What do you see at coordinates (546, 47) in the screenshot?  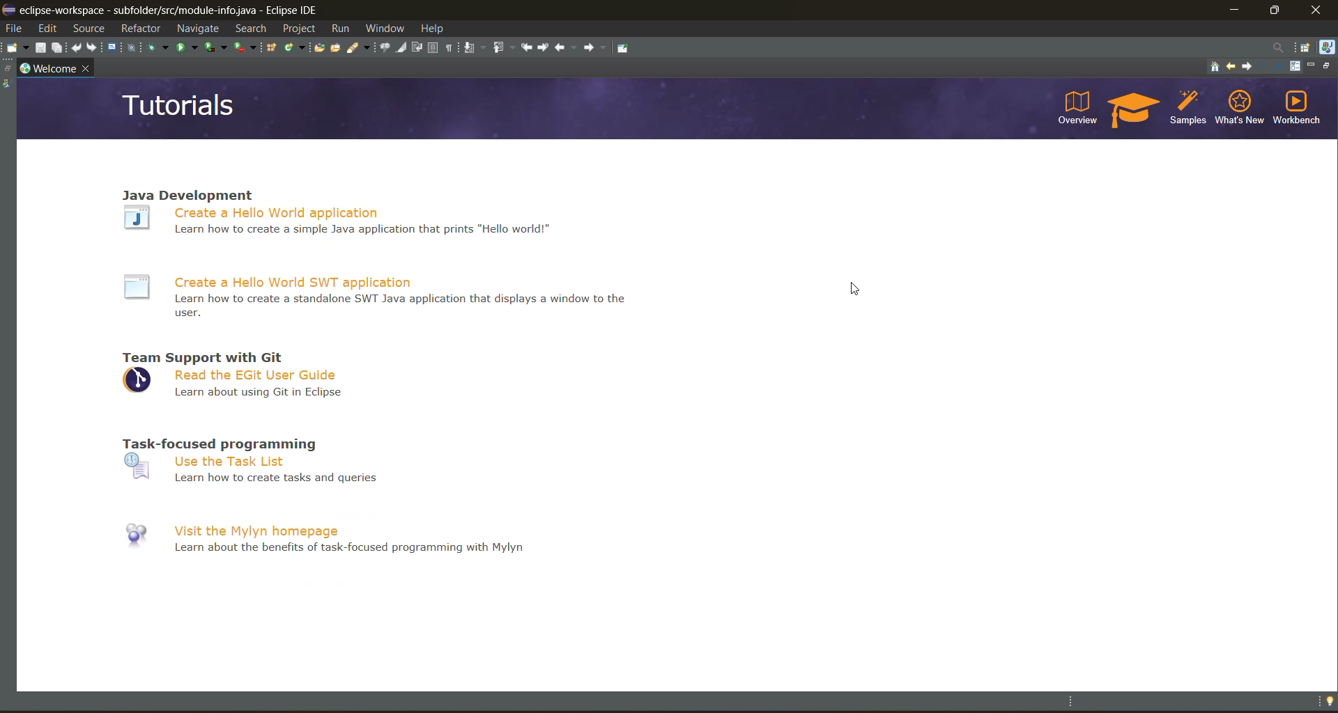 I see `next edit location` at bounding box center [546, 47].